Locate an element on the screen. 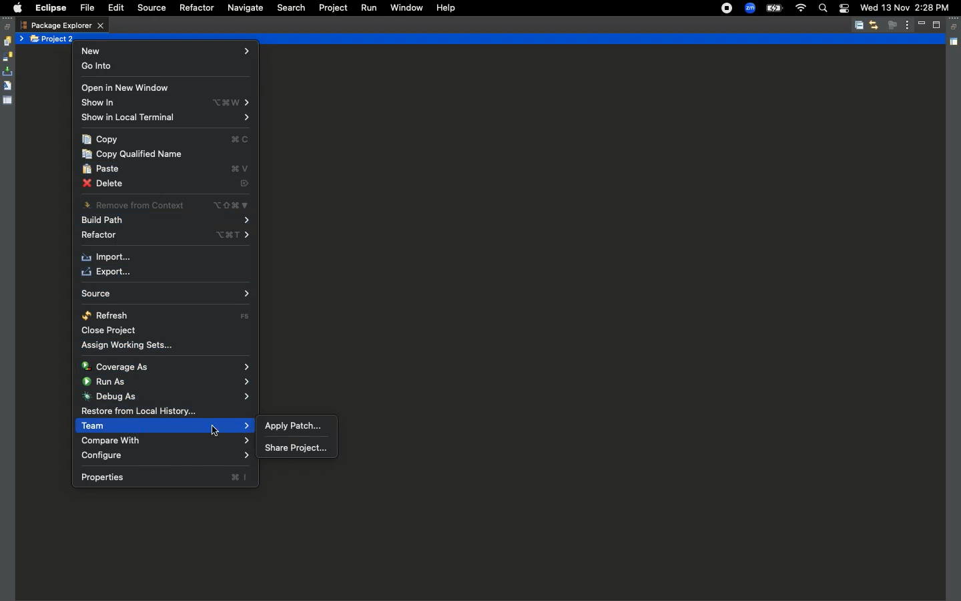 The height and width of the screenshot is (601, 961). Git reflog is located at coordinates (7, 87).